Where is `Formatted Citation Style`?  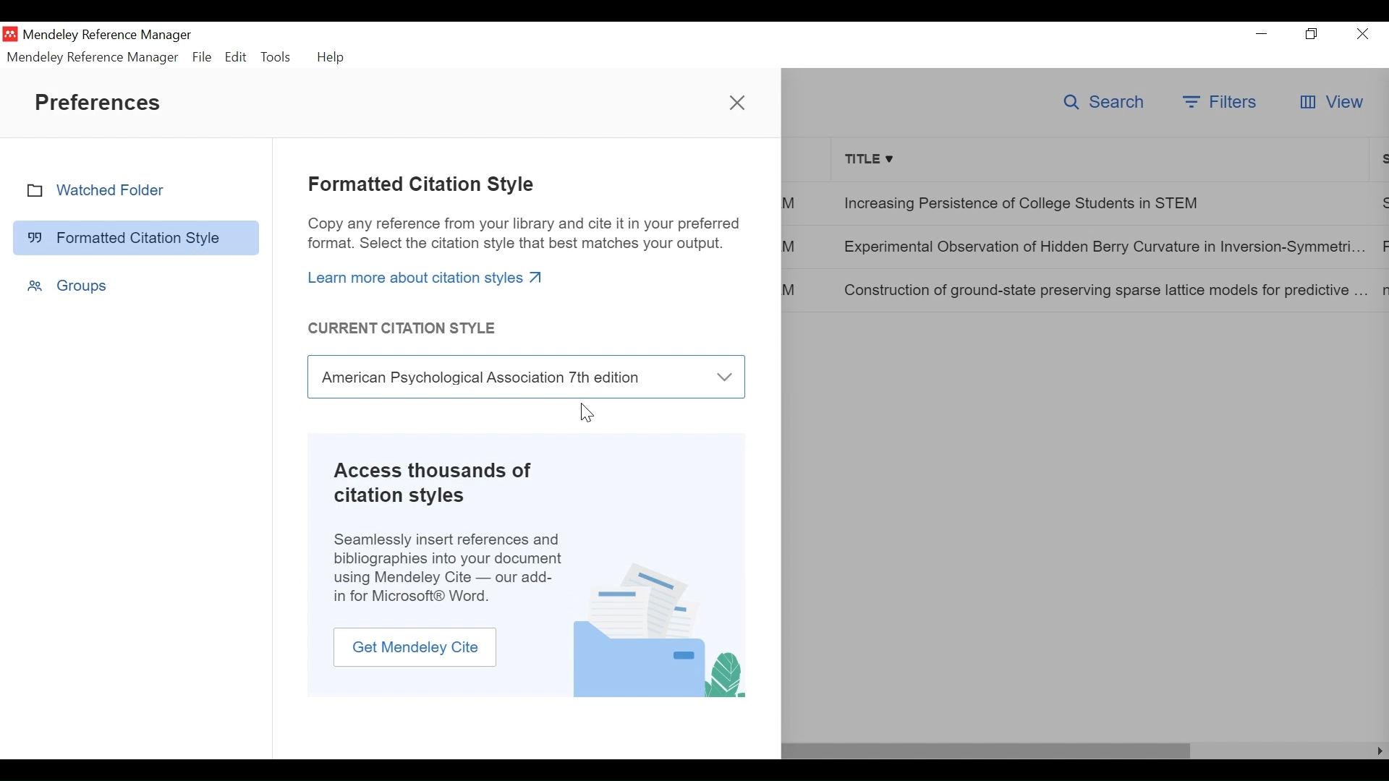 Formatted Citation Style is located at coordinates (136, 236).